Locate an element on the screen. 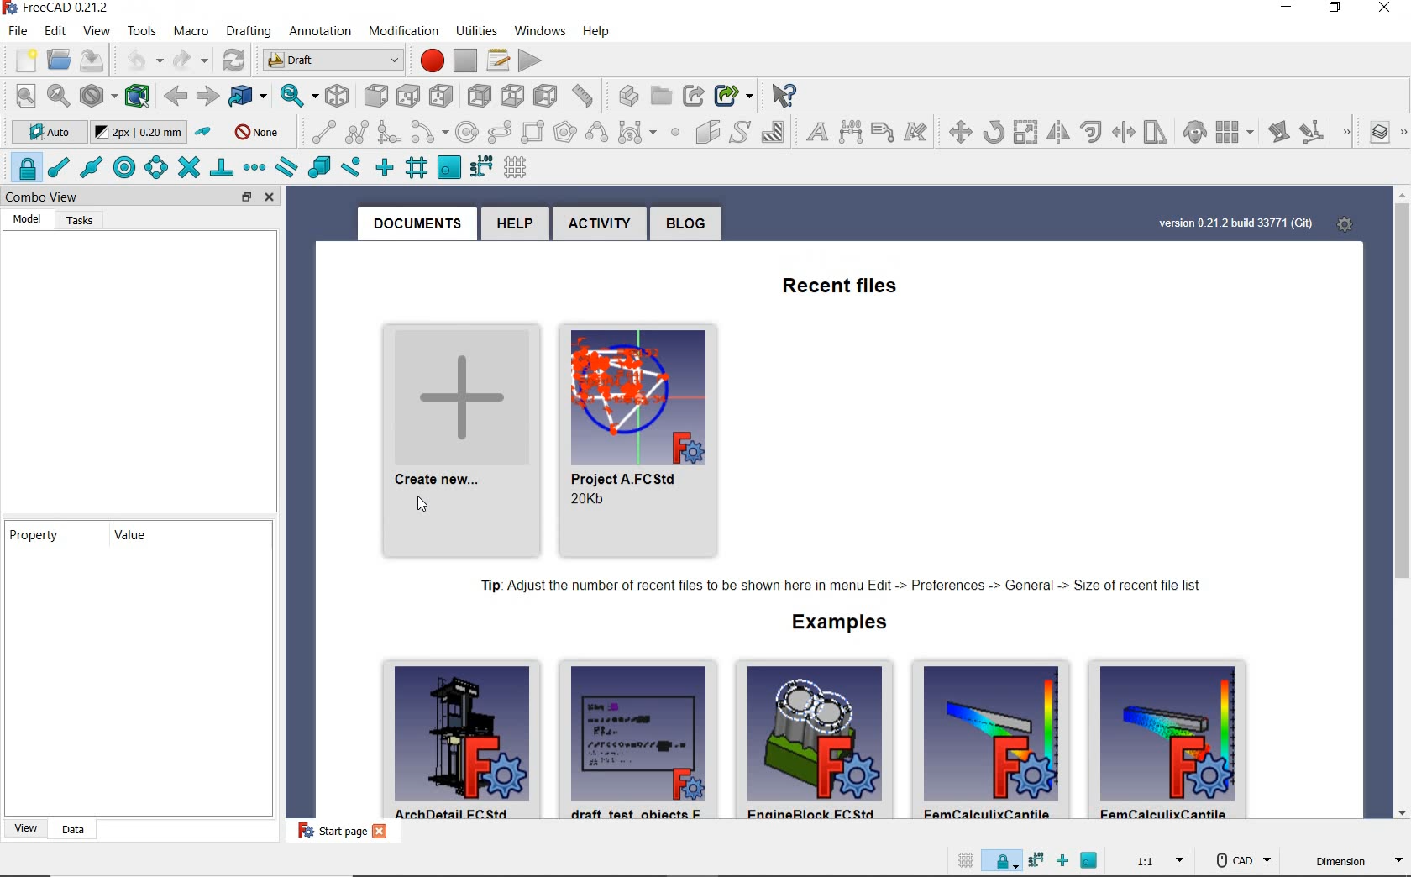 The height and width of the screenshot is (877, 1411). current working plane: Auto is located at coordinates (44, 132).